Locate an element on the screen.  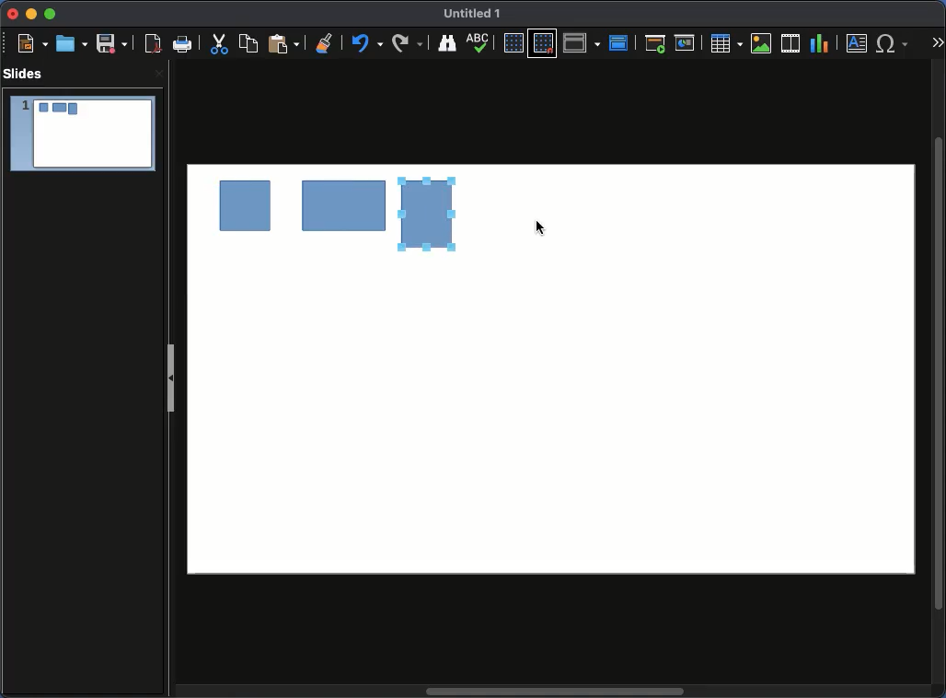
Selected ungrouped items is located at coordinates (429, 214).